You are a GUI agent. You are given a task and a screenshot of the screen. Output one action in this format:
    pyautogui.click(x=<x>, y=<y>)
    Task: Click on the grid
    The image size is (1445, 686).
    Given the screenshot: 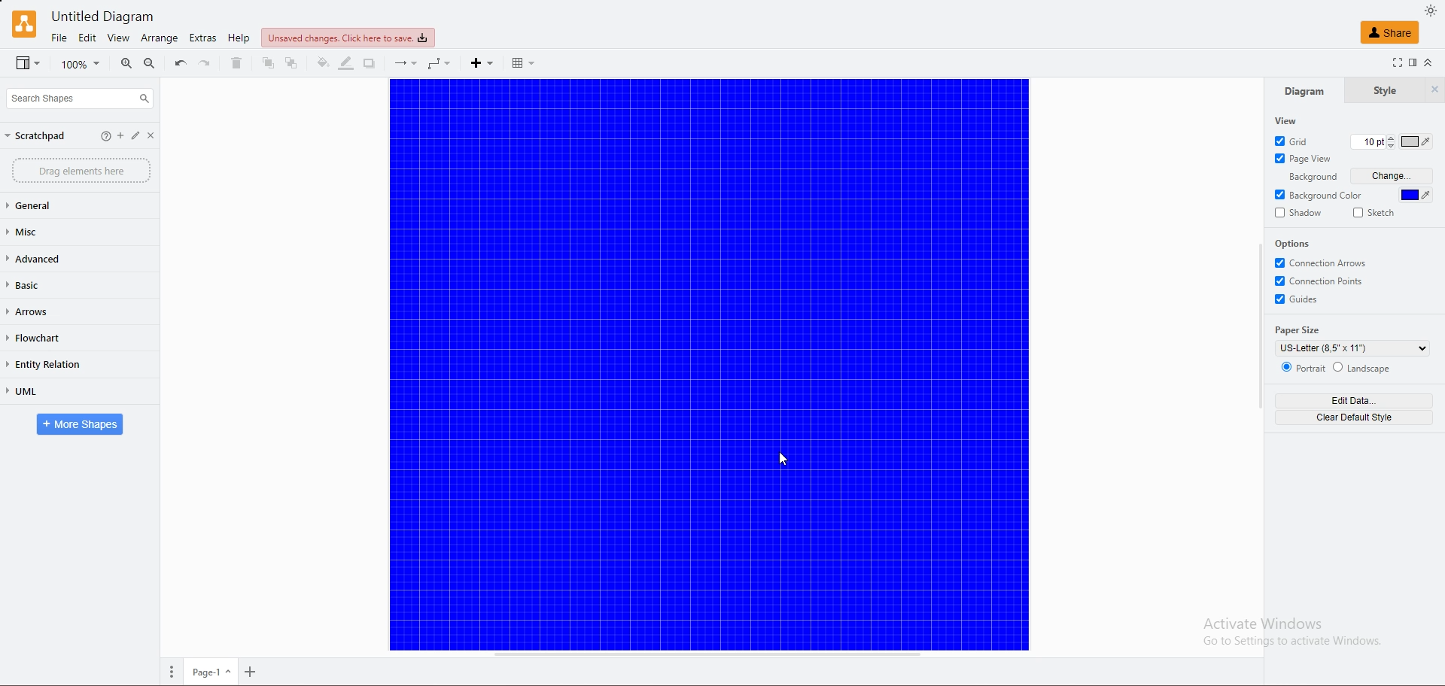 What is the action you would take?
    pyautogui.click(x=1294, y=141)
    